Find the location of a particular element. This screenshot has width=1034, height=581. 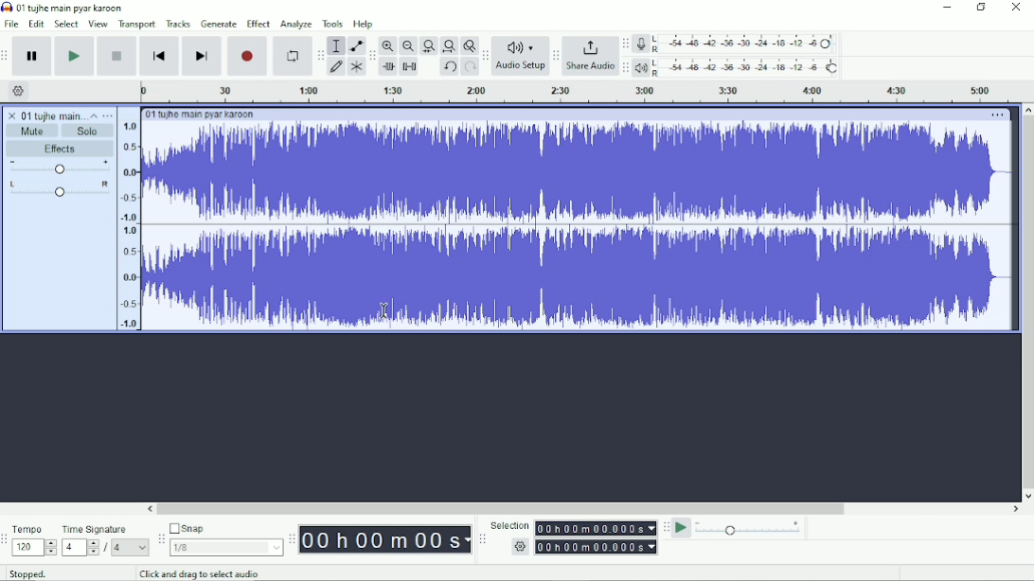

Fit project to width is located at coordinates (450, 45).